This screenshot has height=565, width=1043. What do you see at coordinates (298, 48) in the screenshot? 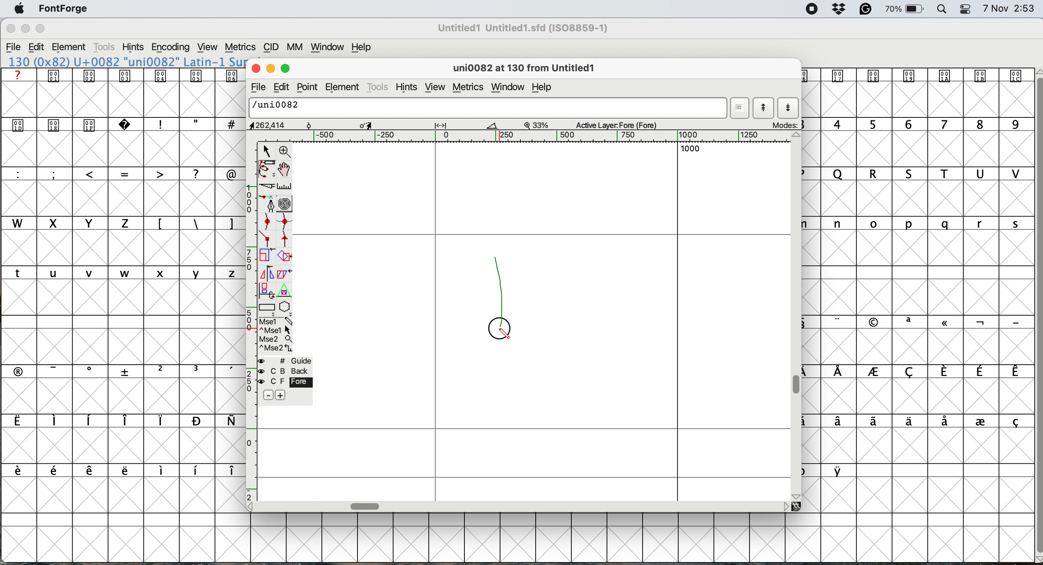
I see `mm` at bounding box center [298, 48].